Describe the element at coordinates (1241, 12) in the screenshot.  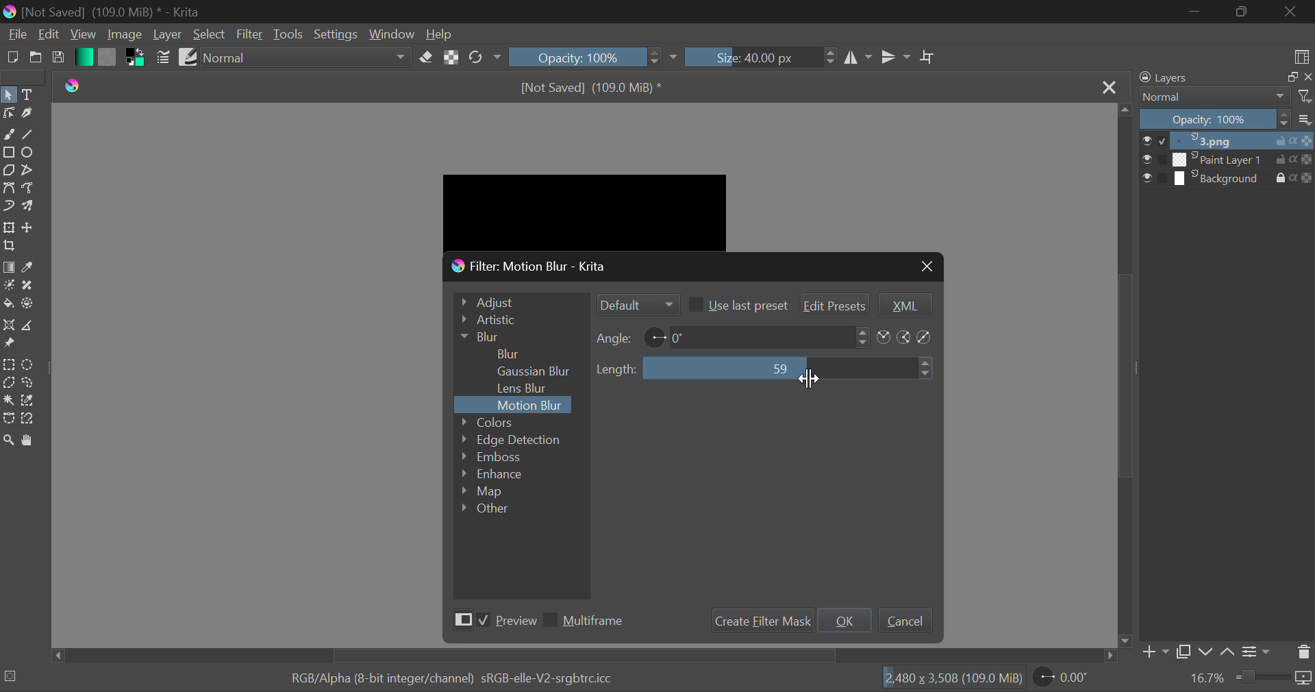
I see `Minimize` at that location.